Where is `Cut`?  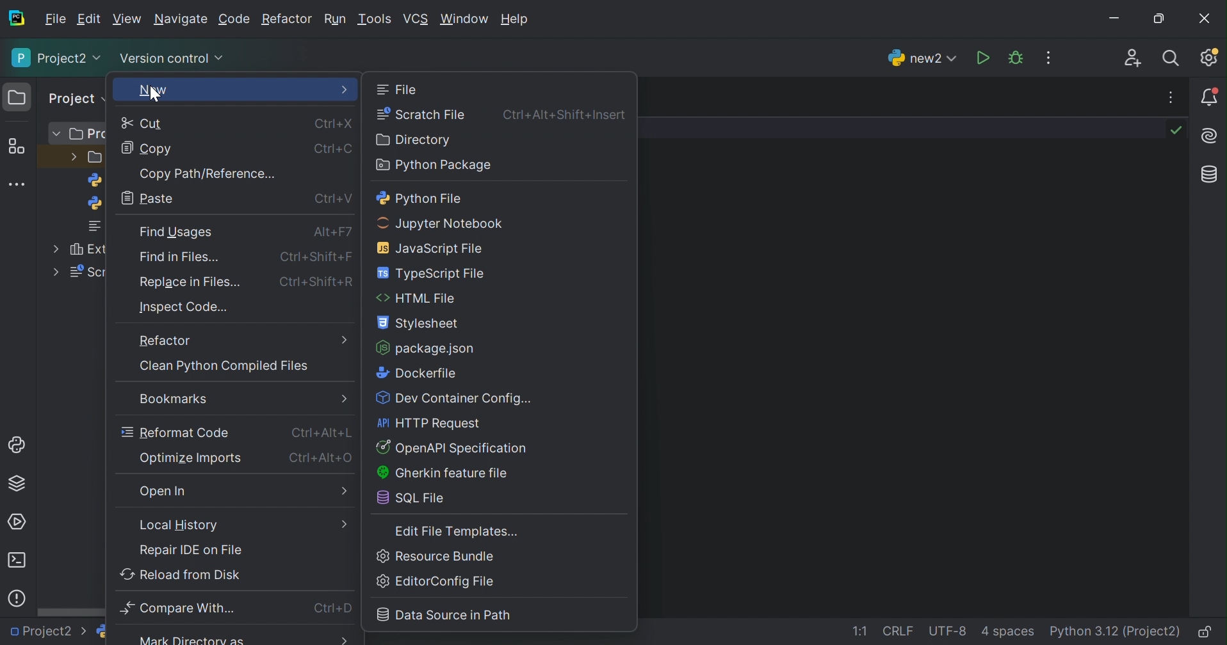 Cut is located at coordinates (141, 124).